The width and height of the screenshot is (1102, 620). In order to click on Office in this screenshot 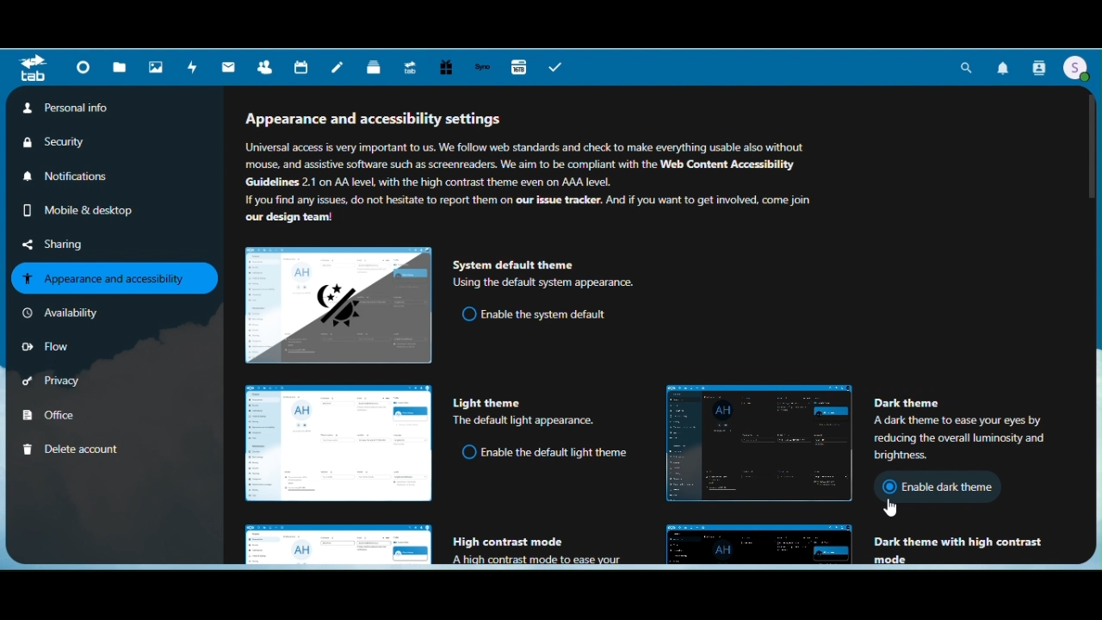, I will do `click(71, 414)`.